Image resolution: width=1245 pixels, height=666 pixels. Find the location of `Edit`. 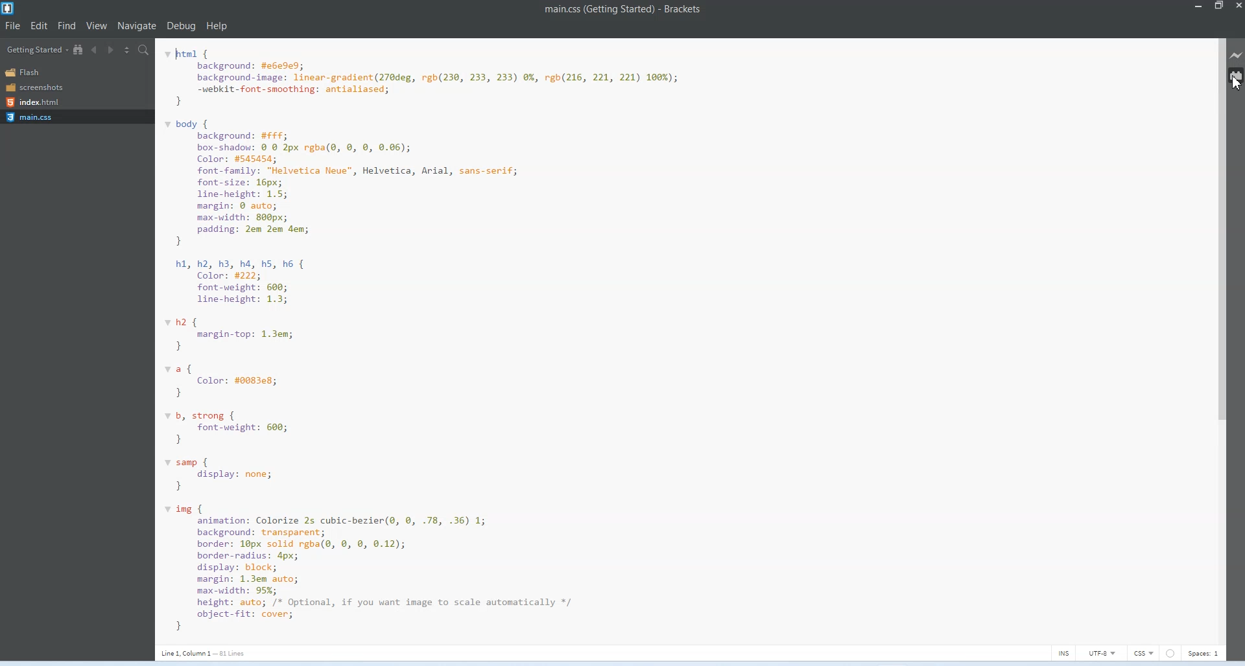

Edit is located at coordinates (40, 25).